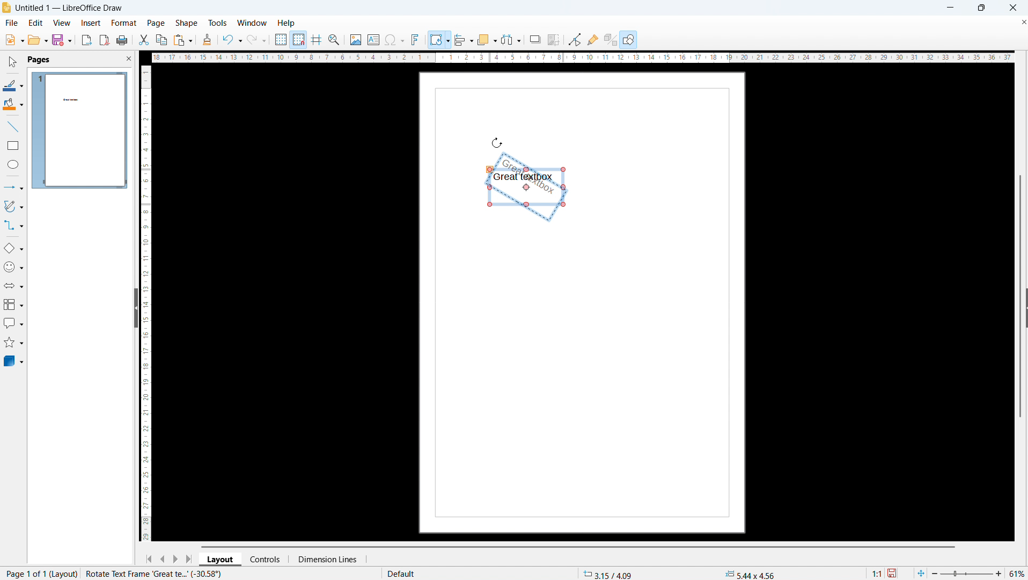 The height and width of the screenshot is (580, 1028). I want to click on close pane, so click(128, 58).